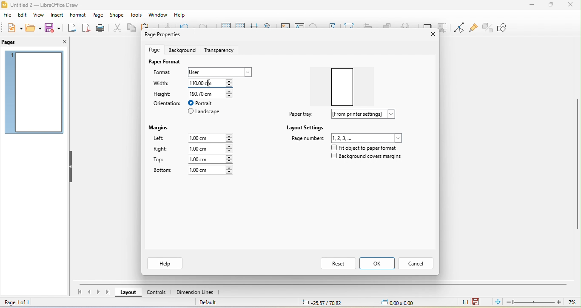 This screenshot has height=308, width=581. Describe the element at coordinates (543, 302) in the screenshot. I see `zoom` at that location.